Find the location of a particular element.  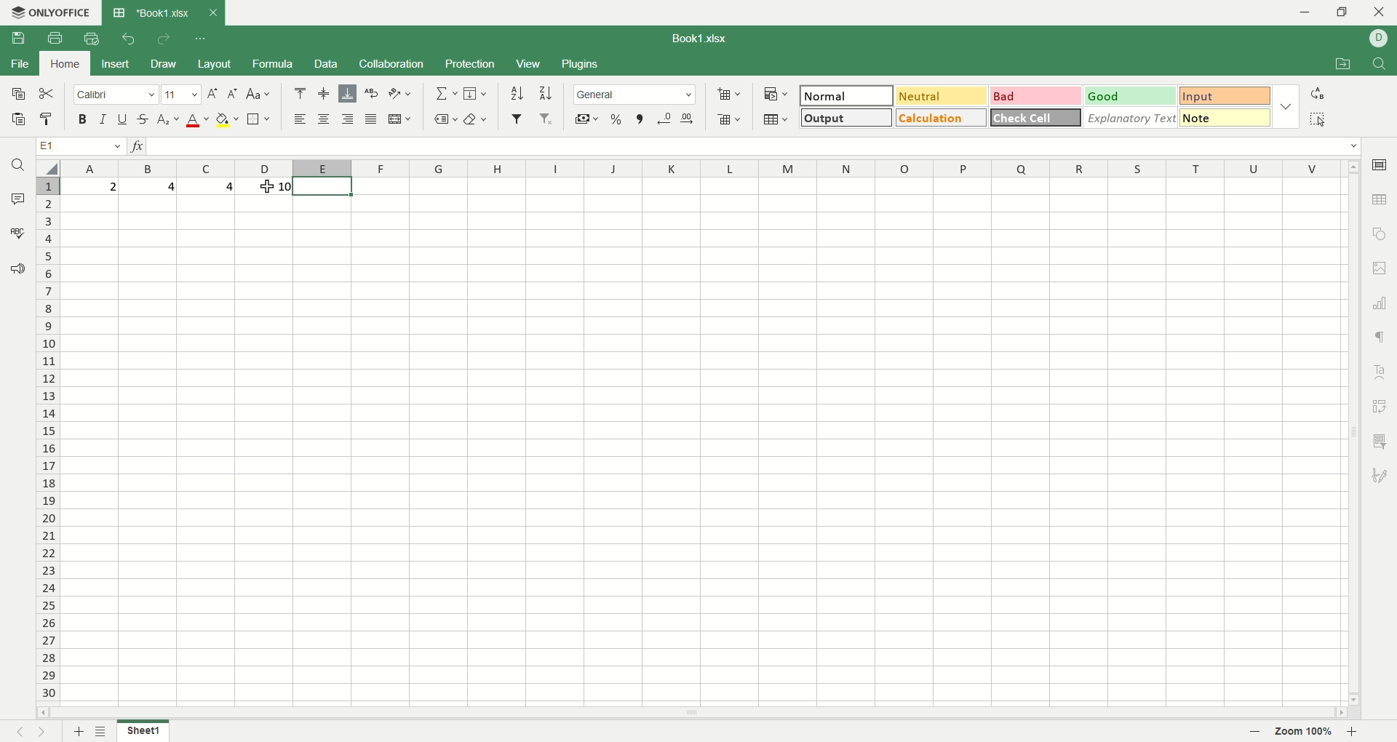

note is located at coordinates (1224, 118).